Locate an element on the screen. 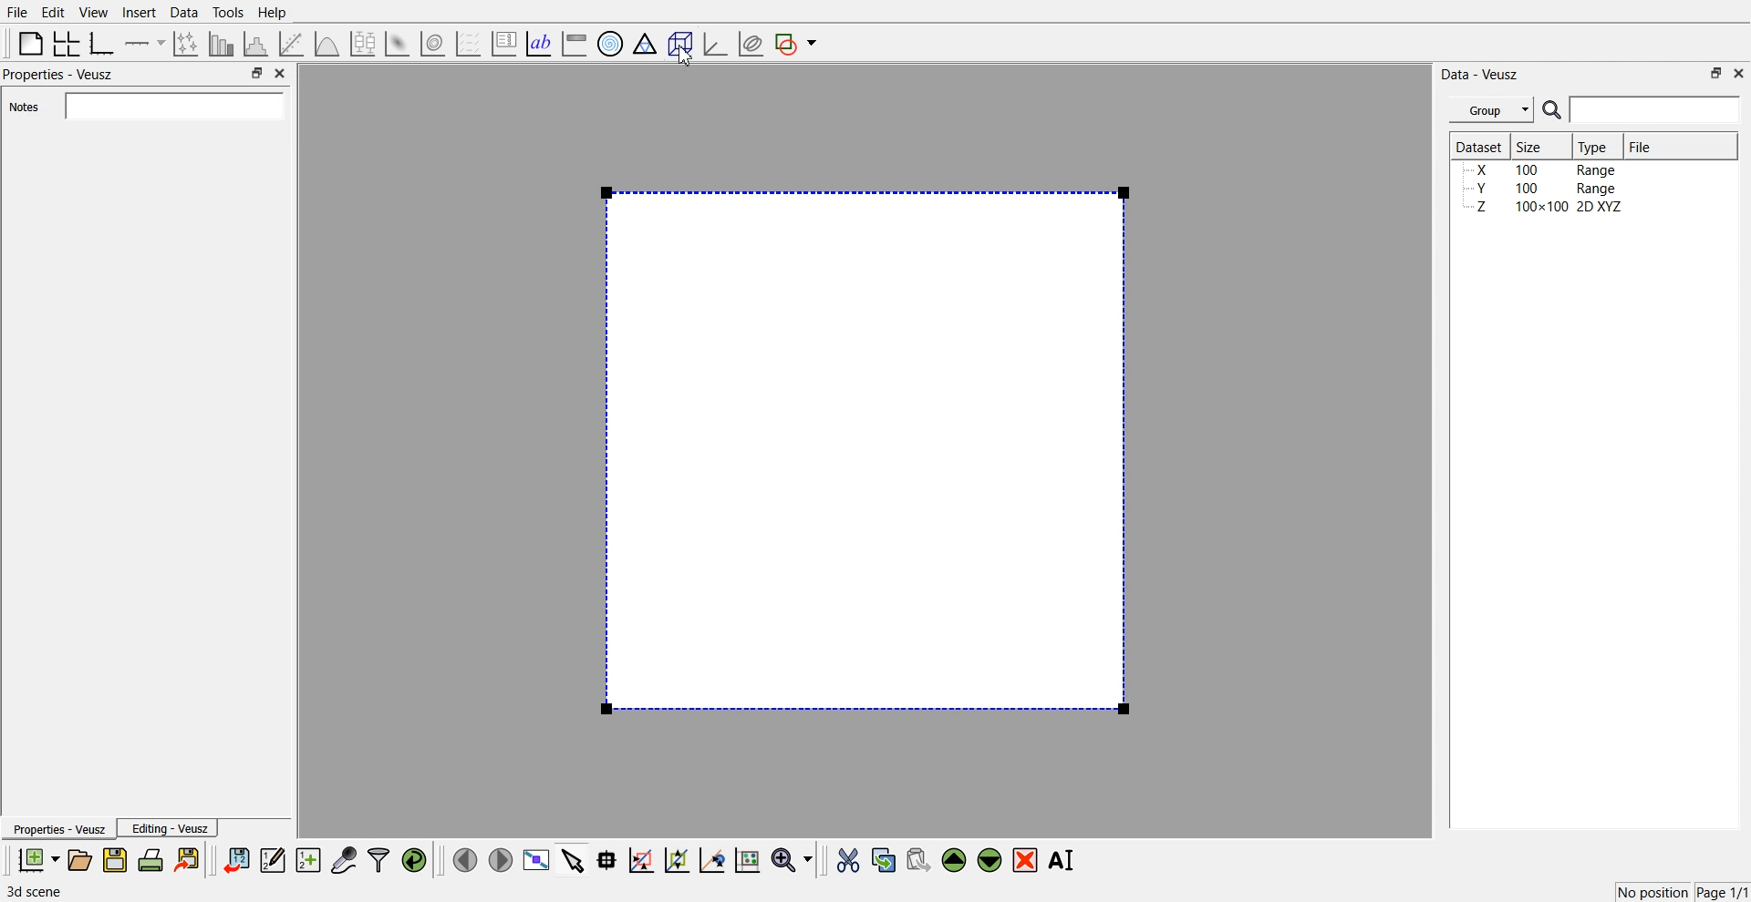  Plot key is located at coordinates (503, 44).